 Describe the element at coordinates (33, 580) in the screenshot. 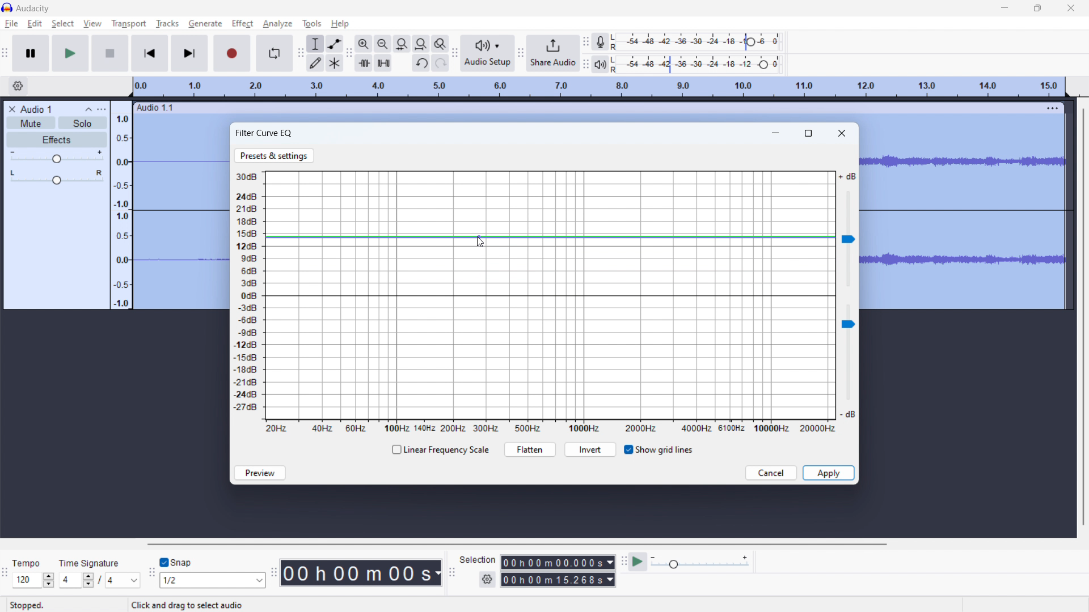

I see `120 (select tempo )` at that location.